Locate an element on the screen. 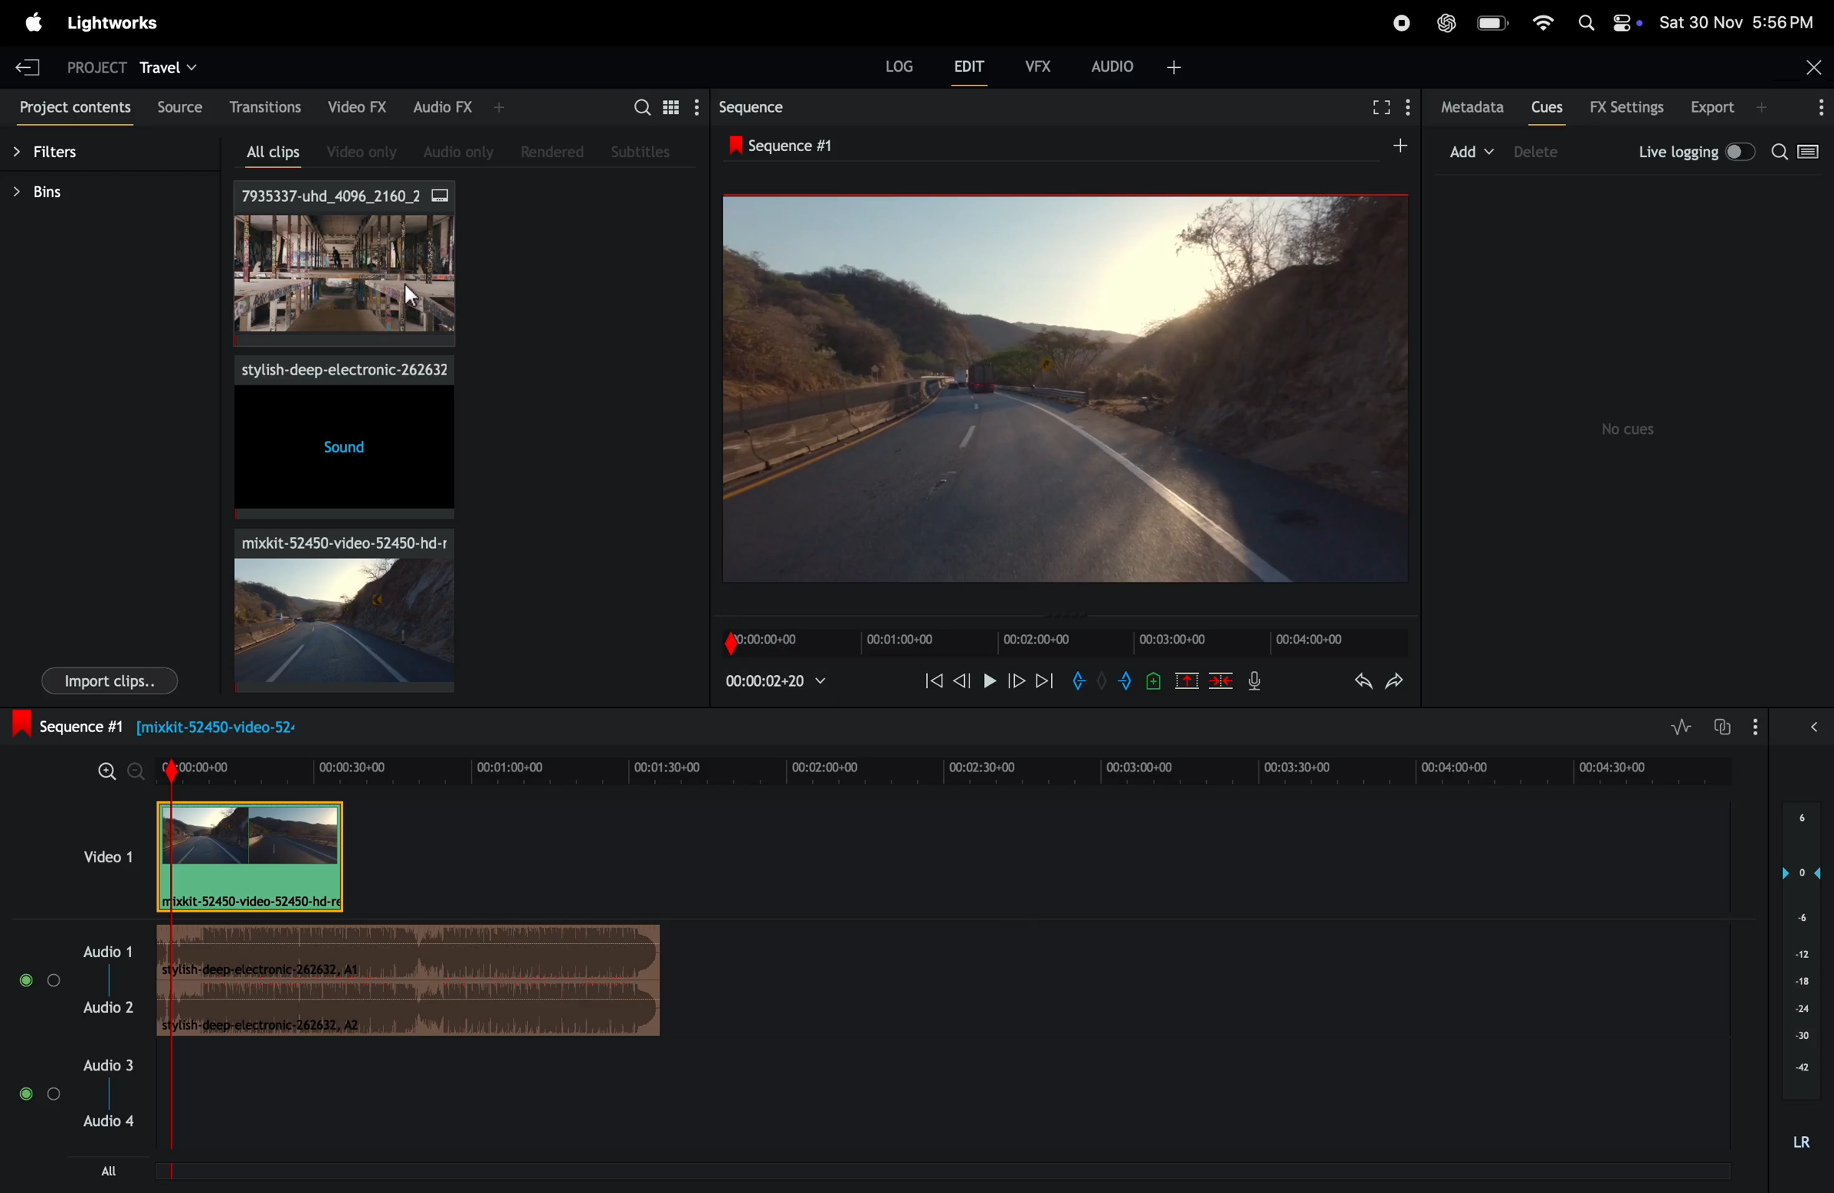 Image resolution: width=1834 pixels, height=1193 pixels. audio only is located at coordinates (452, 150).